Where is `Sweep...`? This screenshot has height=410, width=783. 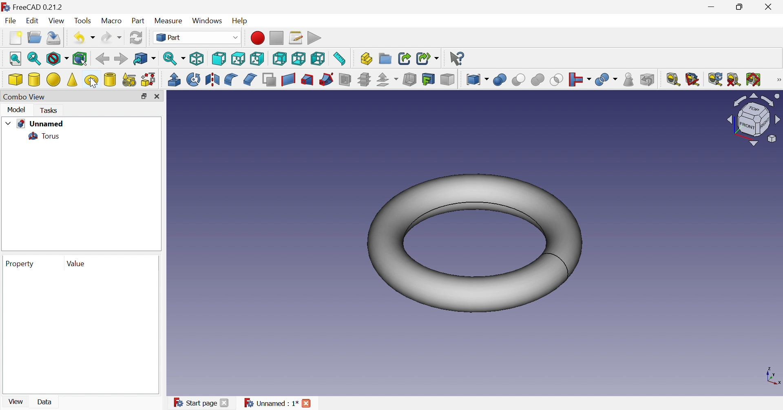
Sweep... is located at coordinates (326, 79).